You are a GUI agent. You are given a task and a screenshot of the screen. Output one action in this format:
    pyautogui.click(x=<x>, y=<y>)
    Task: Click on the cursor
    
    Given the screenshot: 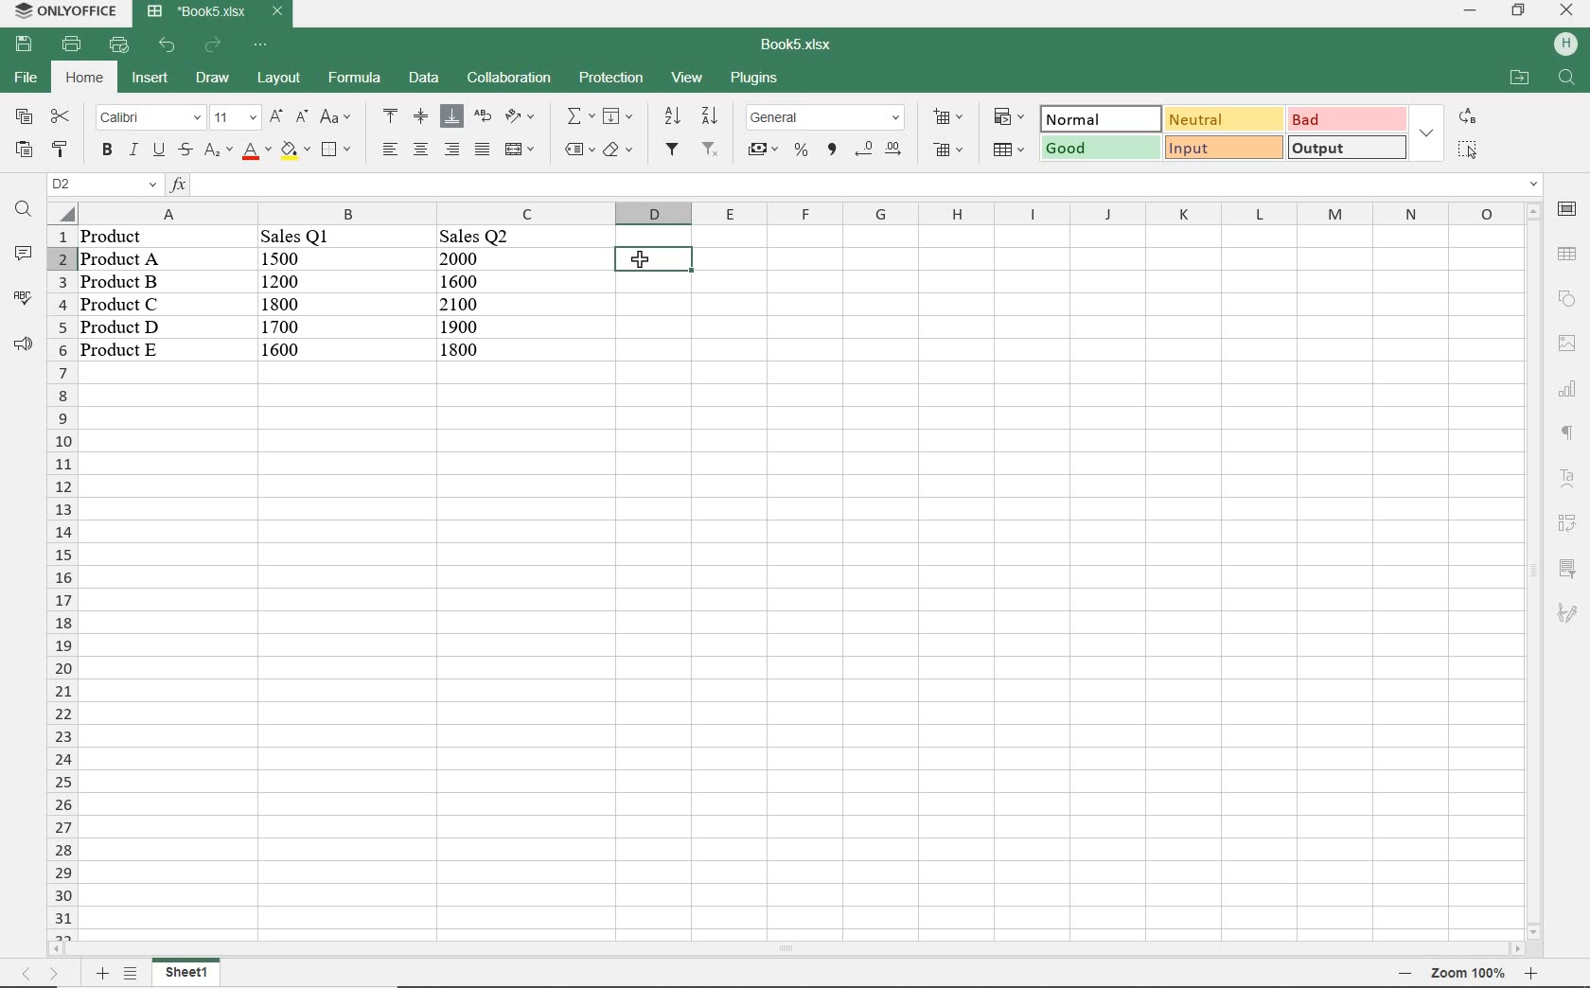 What is the action you would take?
    pyautogui.click(x=646, y=261)
    